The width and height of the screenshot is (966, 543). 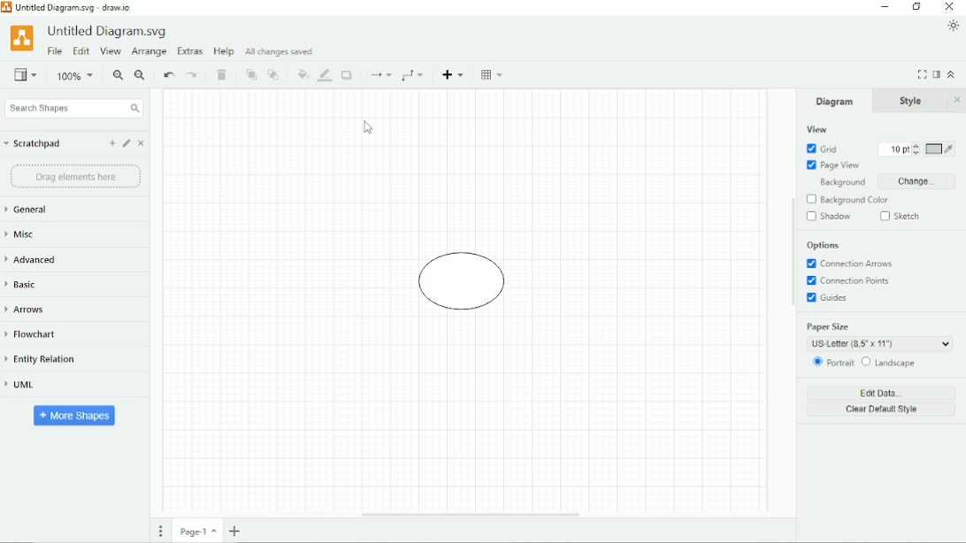 What do you see at coordinates (169, 74) in the screenshot?
I see `Undo` at bounding box center [169, 74].